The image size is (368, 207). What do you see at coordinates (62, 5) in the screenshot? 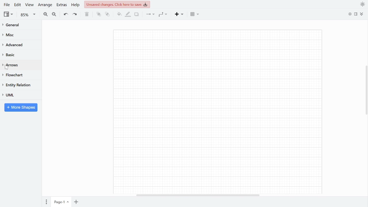
I see `Extras` at bounding box center [62, 5].